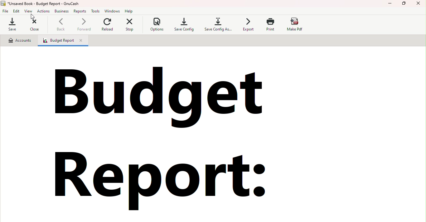 This screenshot has width=426, height=222. Describe the element at coordinates (16, 11) in the screenshot. I see `edit` at that location.